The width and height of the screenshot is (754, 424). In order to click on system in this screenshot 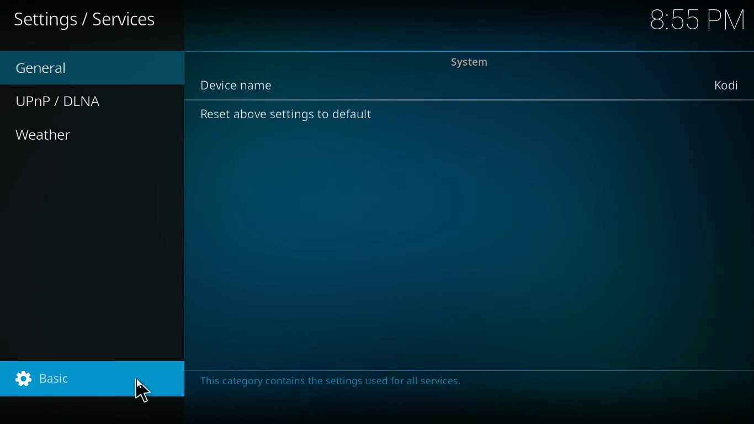, I will do `click(476, 61)`.